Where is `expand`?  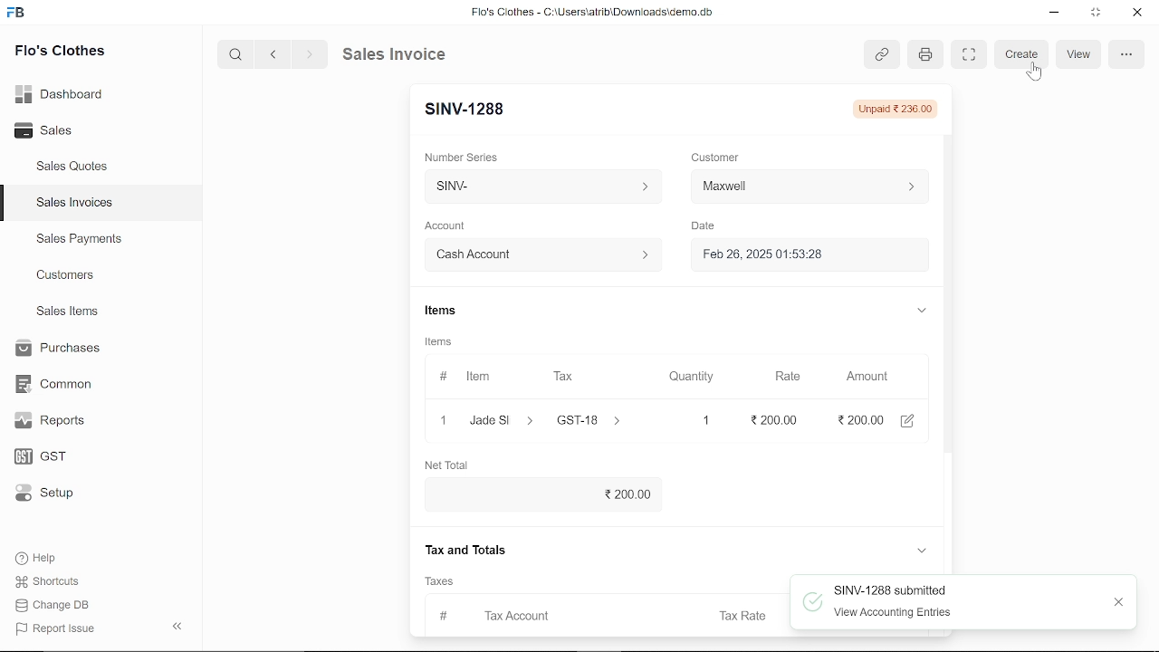 expand is located at coordinates (922, 551).